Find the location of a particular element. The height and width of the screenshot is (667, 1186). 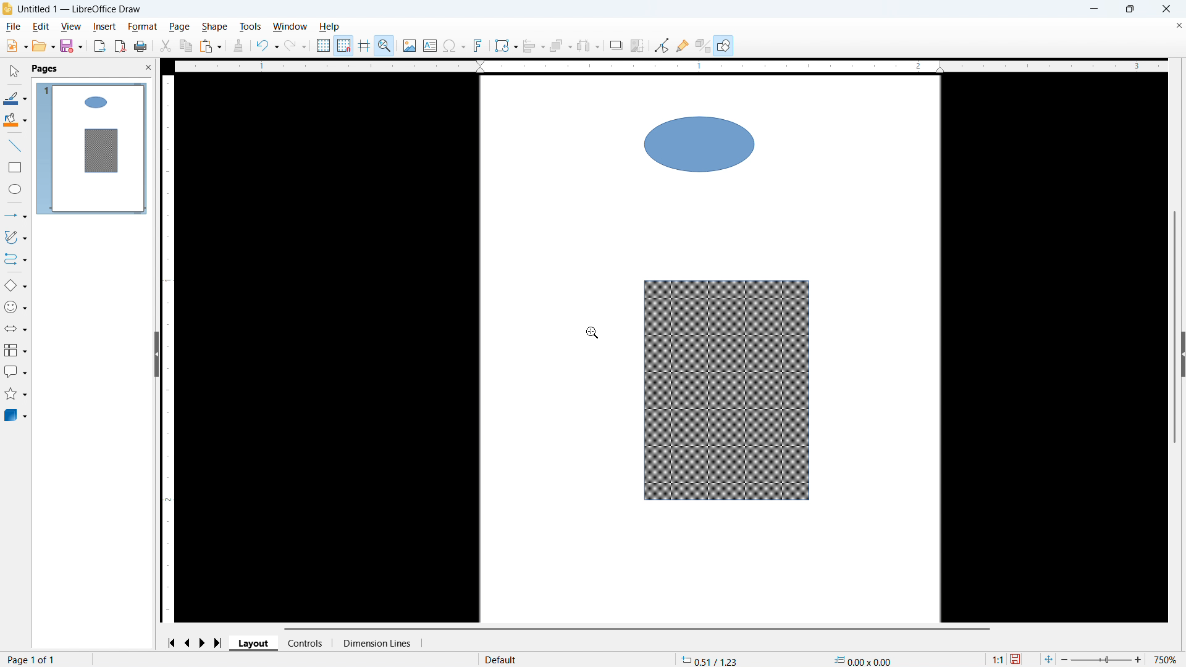

Show grids  is located at coordinates (323, 45).